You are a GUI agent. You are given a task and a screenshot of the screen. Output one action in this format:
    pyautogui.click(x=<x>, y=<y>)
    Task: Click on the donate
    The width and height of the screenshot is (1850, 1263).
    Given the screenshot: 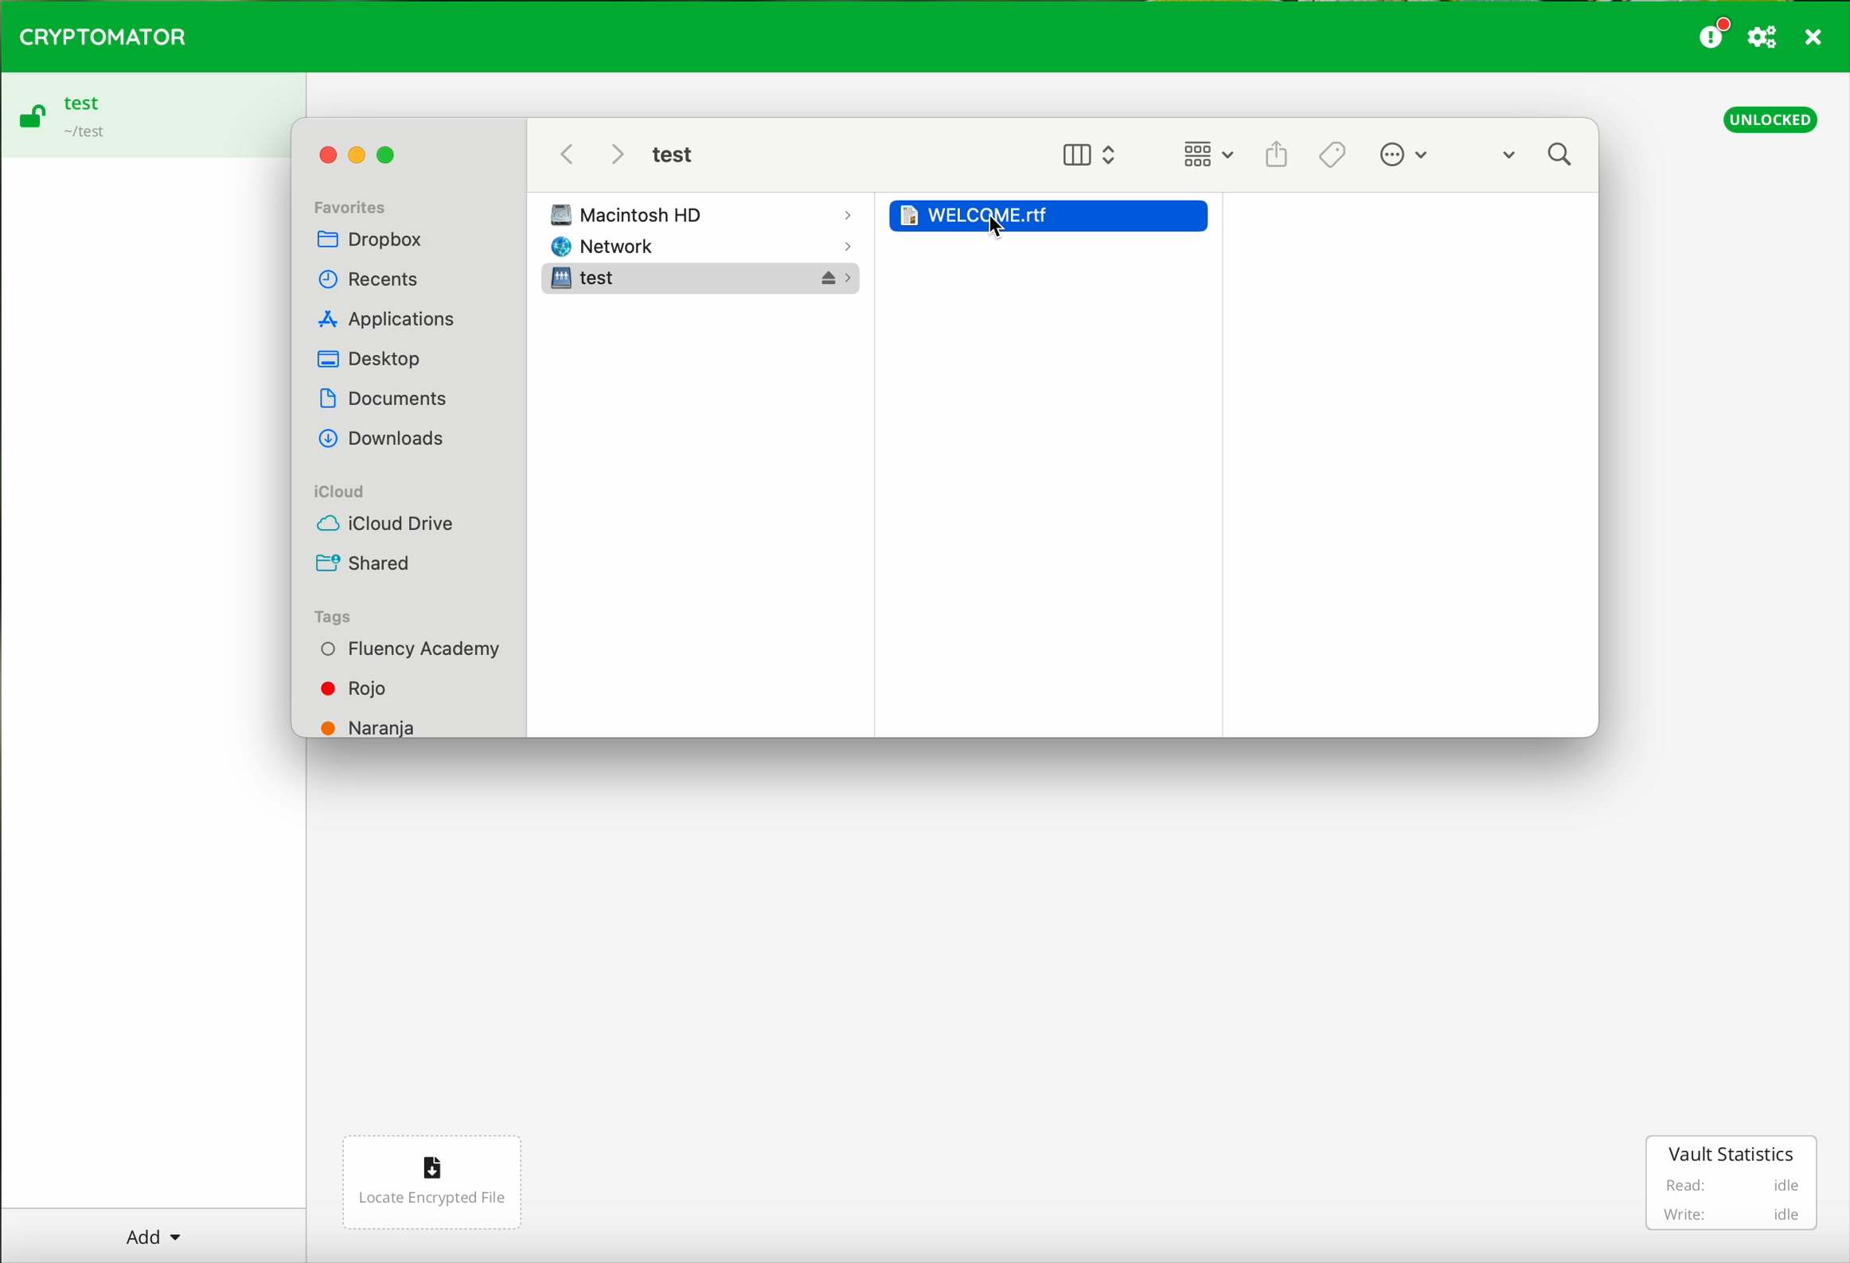 What is the action you would take?
    pyautogui.click(x=1715, y=33)
    